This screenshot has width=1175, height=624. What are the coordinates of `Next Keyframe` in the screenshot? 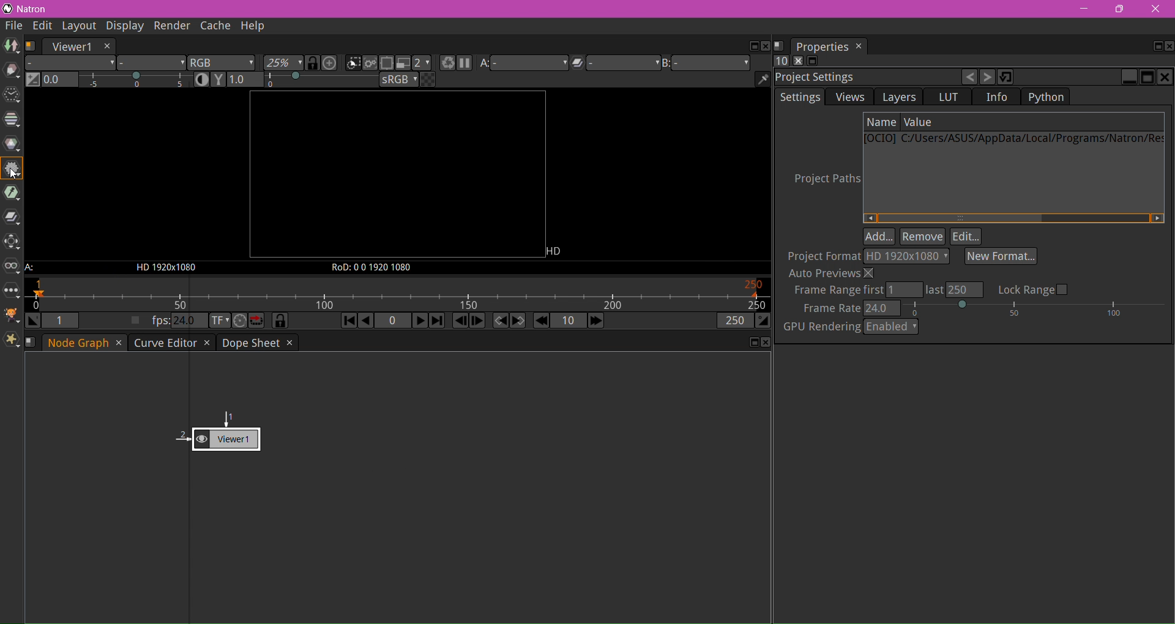 It's located at (518, 321).